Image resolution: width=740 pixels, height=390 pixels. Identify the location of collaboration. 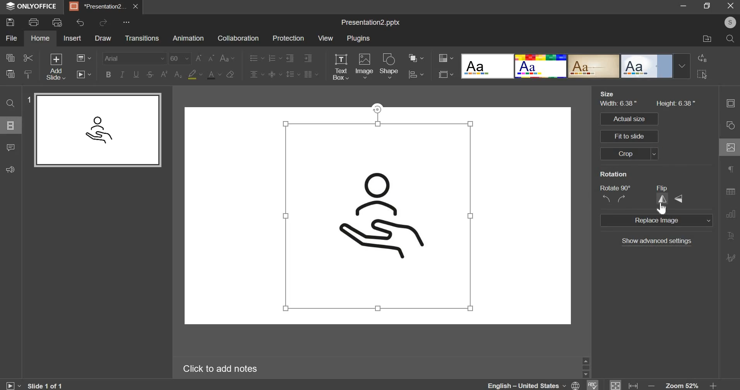
(237, 39).